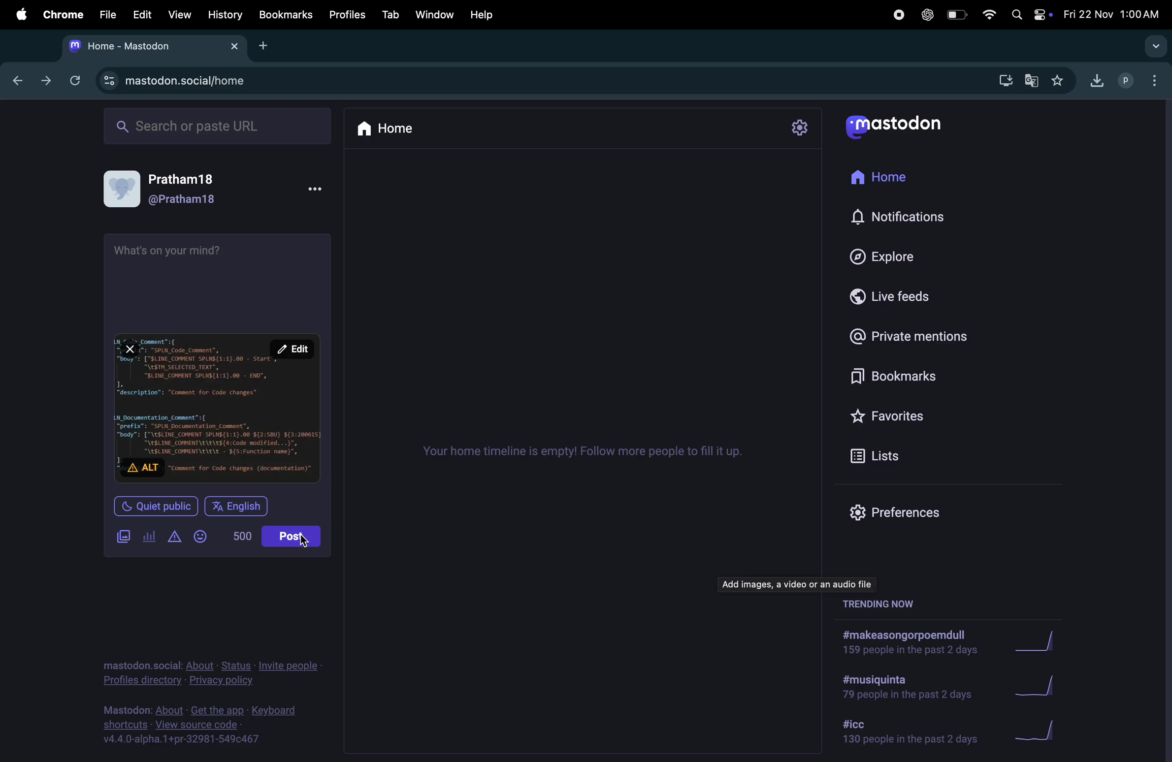  Describe the element at coordinates (152, 506) in the screenshot. I see `quiet public` at that location.